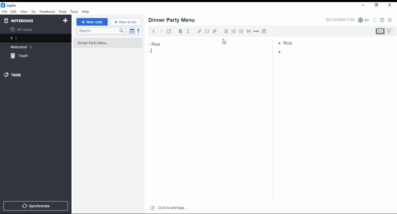  Describe the element at coordinates (375, 20) in the screenshot. I see `set alarm` at that location.